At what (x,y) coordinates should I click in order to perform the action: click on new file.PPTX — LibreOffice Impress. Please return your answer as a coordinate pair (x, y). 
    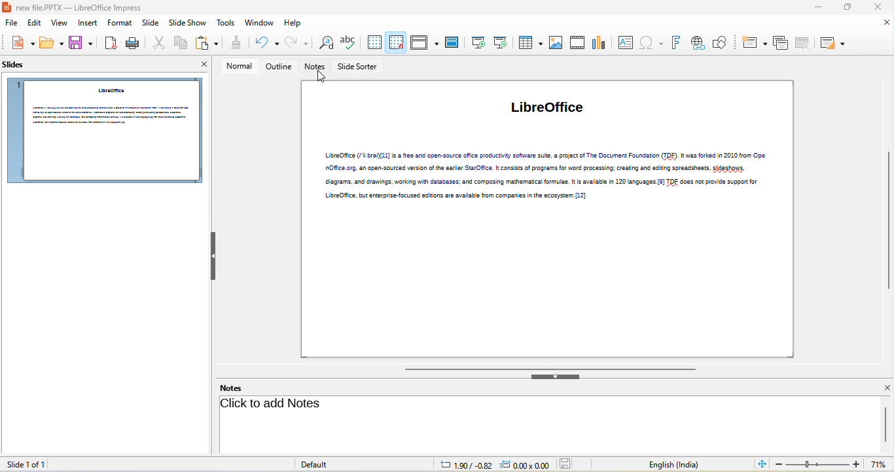
    Looking at the image, I should click on (76, 7).